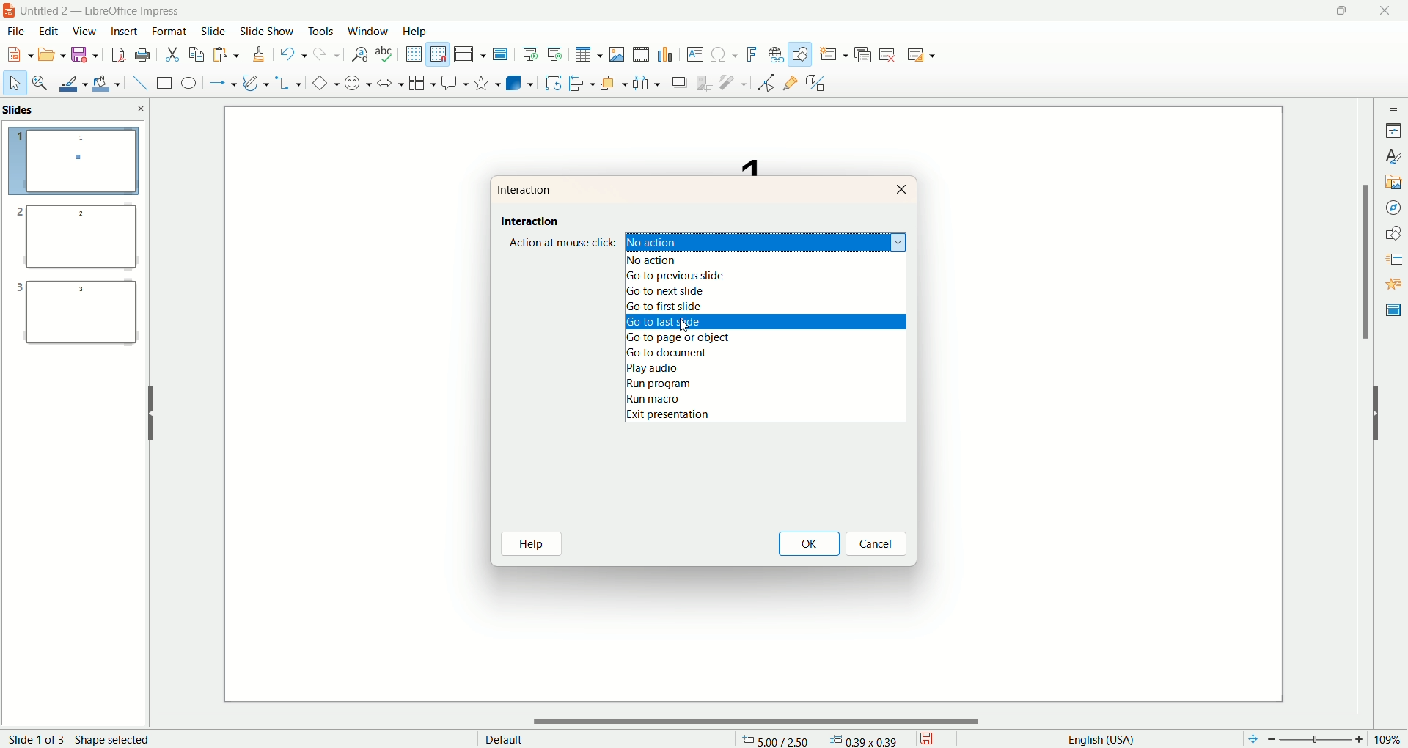 This screenshot has width=1408, height=748. I want to click on filter, so click(733, 83).